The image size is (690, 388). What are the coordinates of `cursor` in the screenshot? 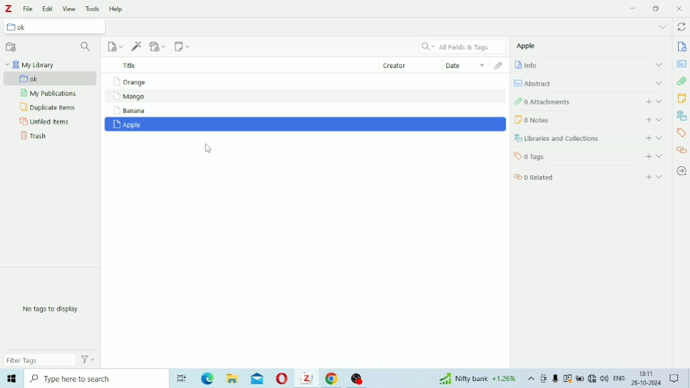 It's located at (206, 149).